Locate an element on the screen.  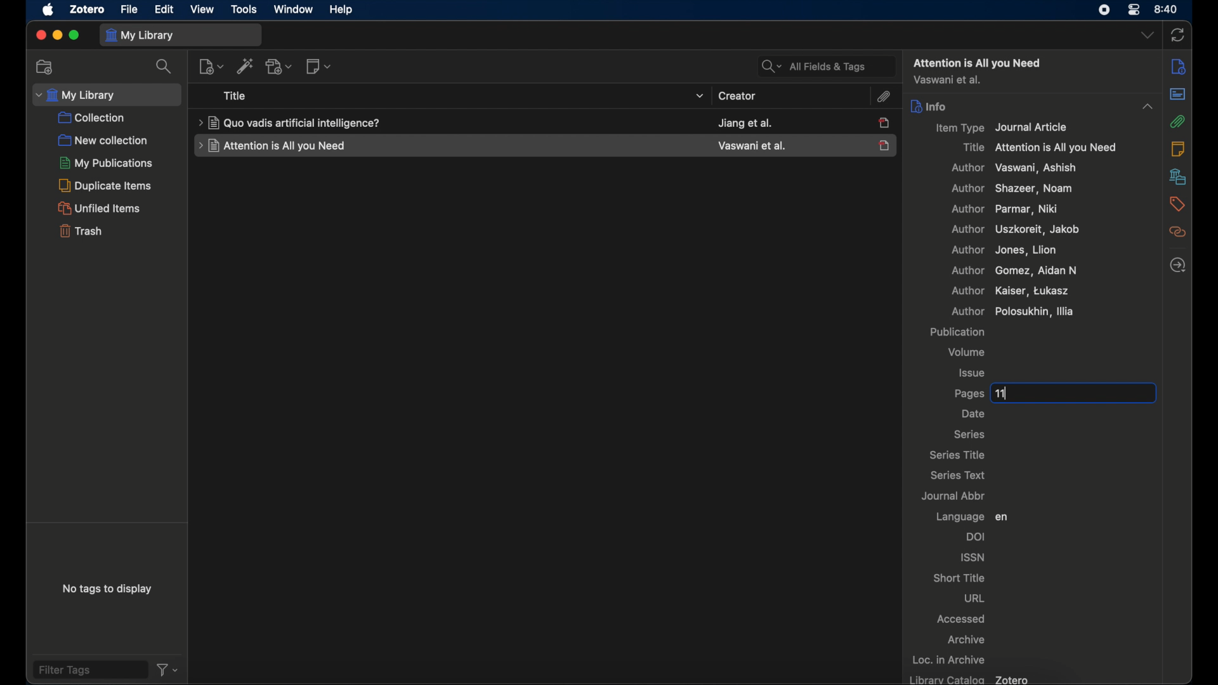
tags is located at coordinates (1177, 204).